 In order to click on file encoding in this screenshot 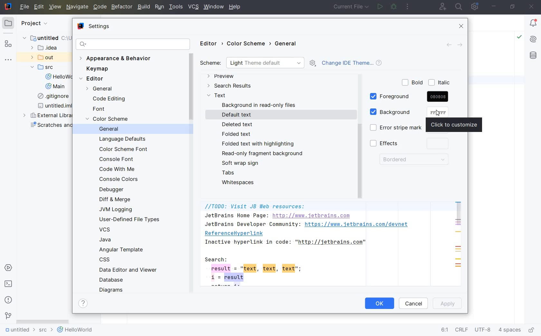, I will do `click(483, 330)`.